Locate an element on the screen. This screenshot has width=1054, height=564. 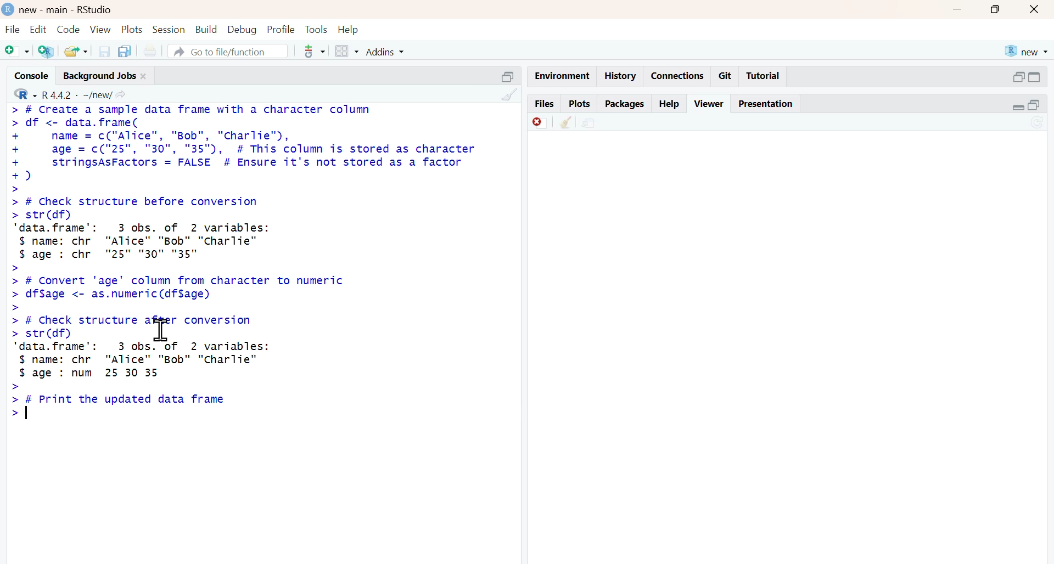
close is located at coordinates (1034, 9).